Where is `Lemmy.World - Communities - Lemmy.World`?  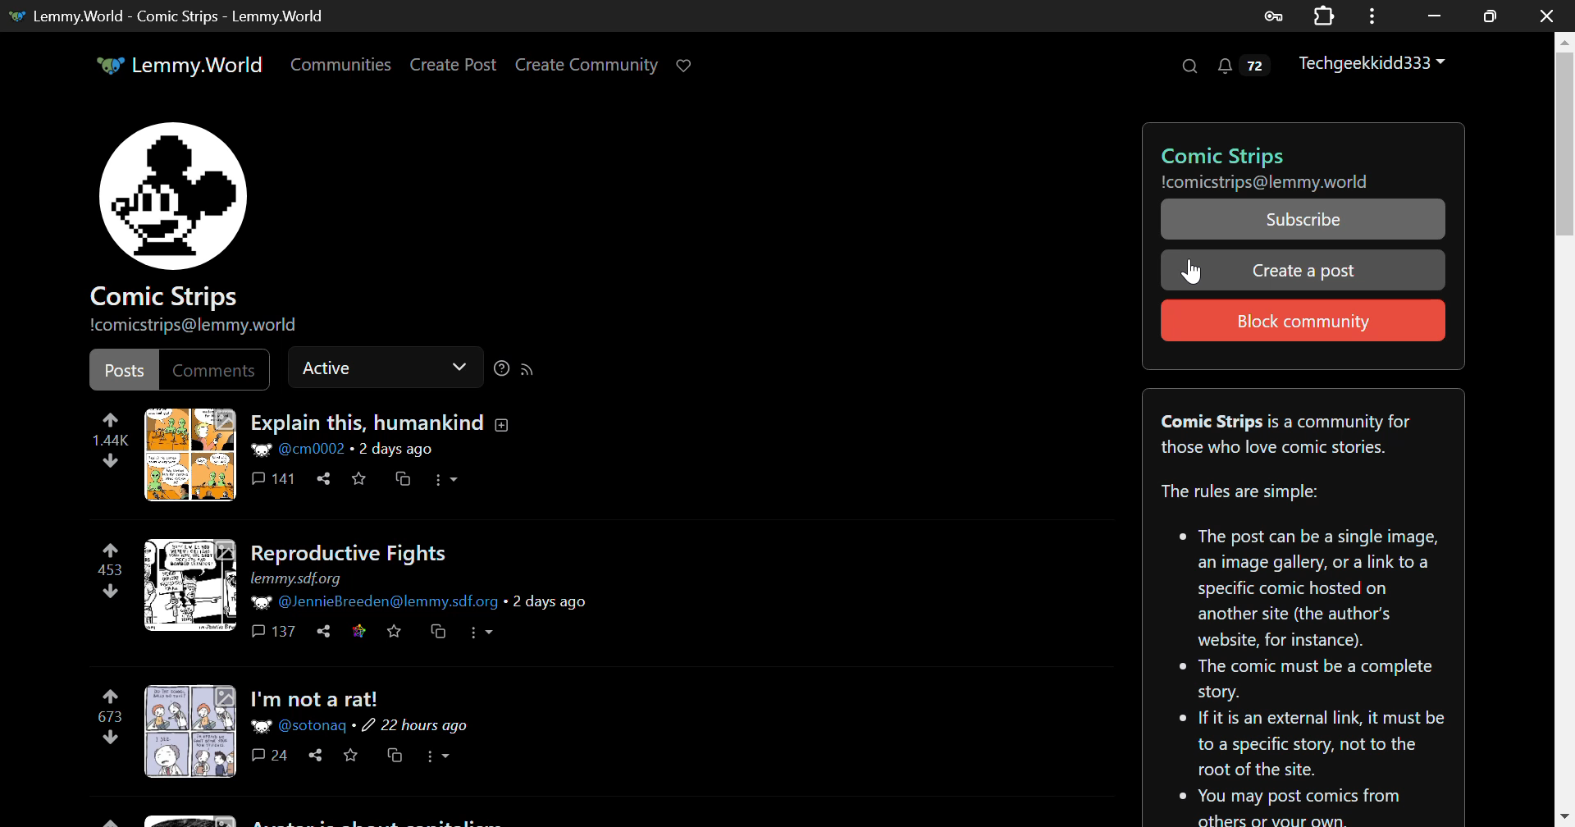
Lemmy.World - Communities - Lemmy.World is located at coordinates (171, 16).